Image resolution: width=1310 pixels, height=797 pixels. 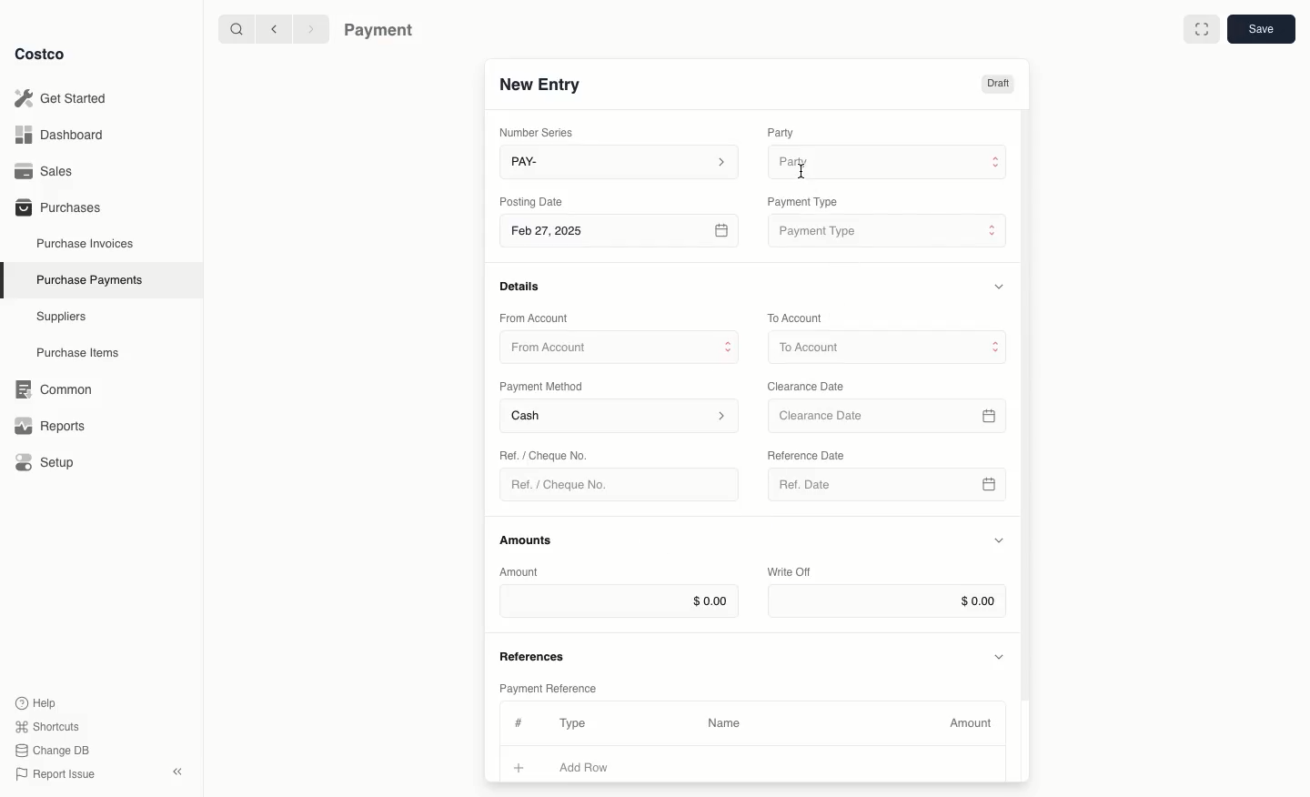 I want to click on Reports, so click(x=47, y=423).